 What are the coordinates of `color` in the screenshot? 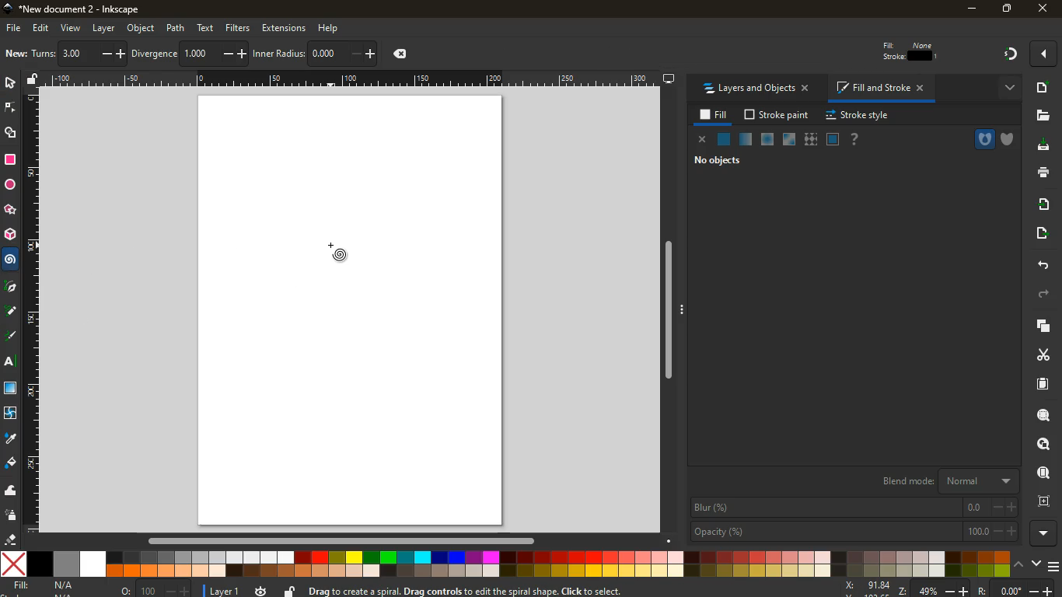 It's located at (505, 564).